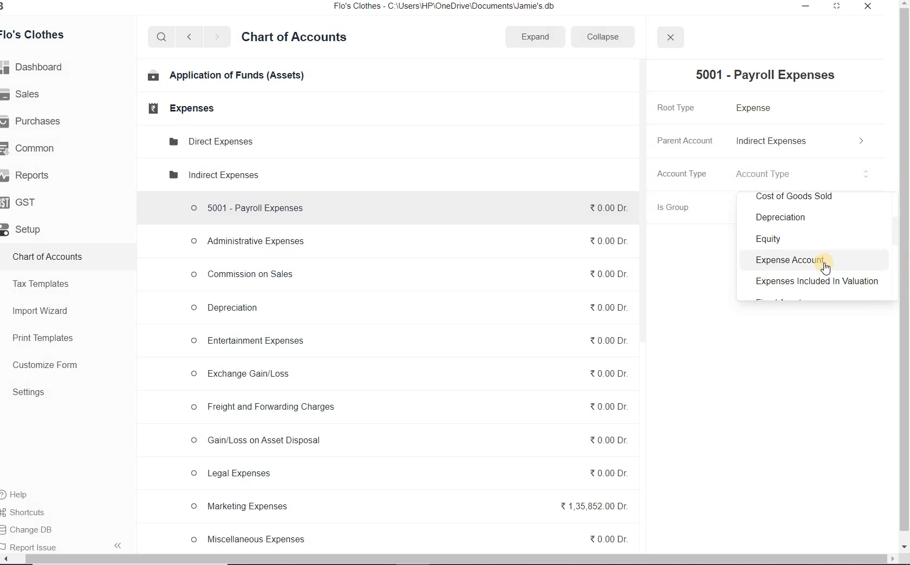 Image resolution: width=910 pixels, height=565 pixels. What do you see at coordinates (892, 560) in the screenshot?
I see `move right` at bounding box center [892, 560].